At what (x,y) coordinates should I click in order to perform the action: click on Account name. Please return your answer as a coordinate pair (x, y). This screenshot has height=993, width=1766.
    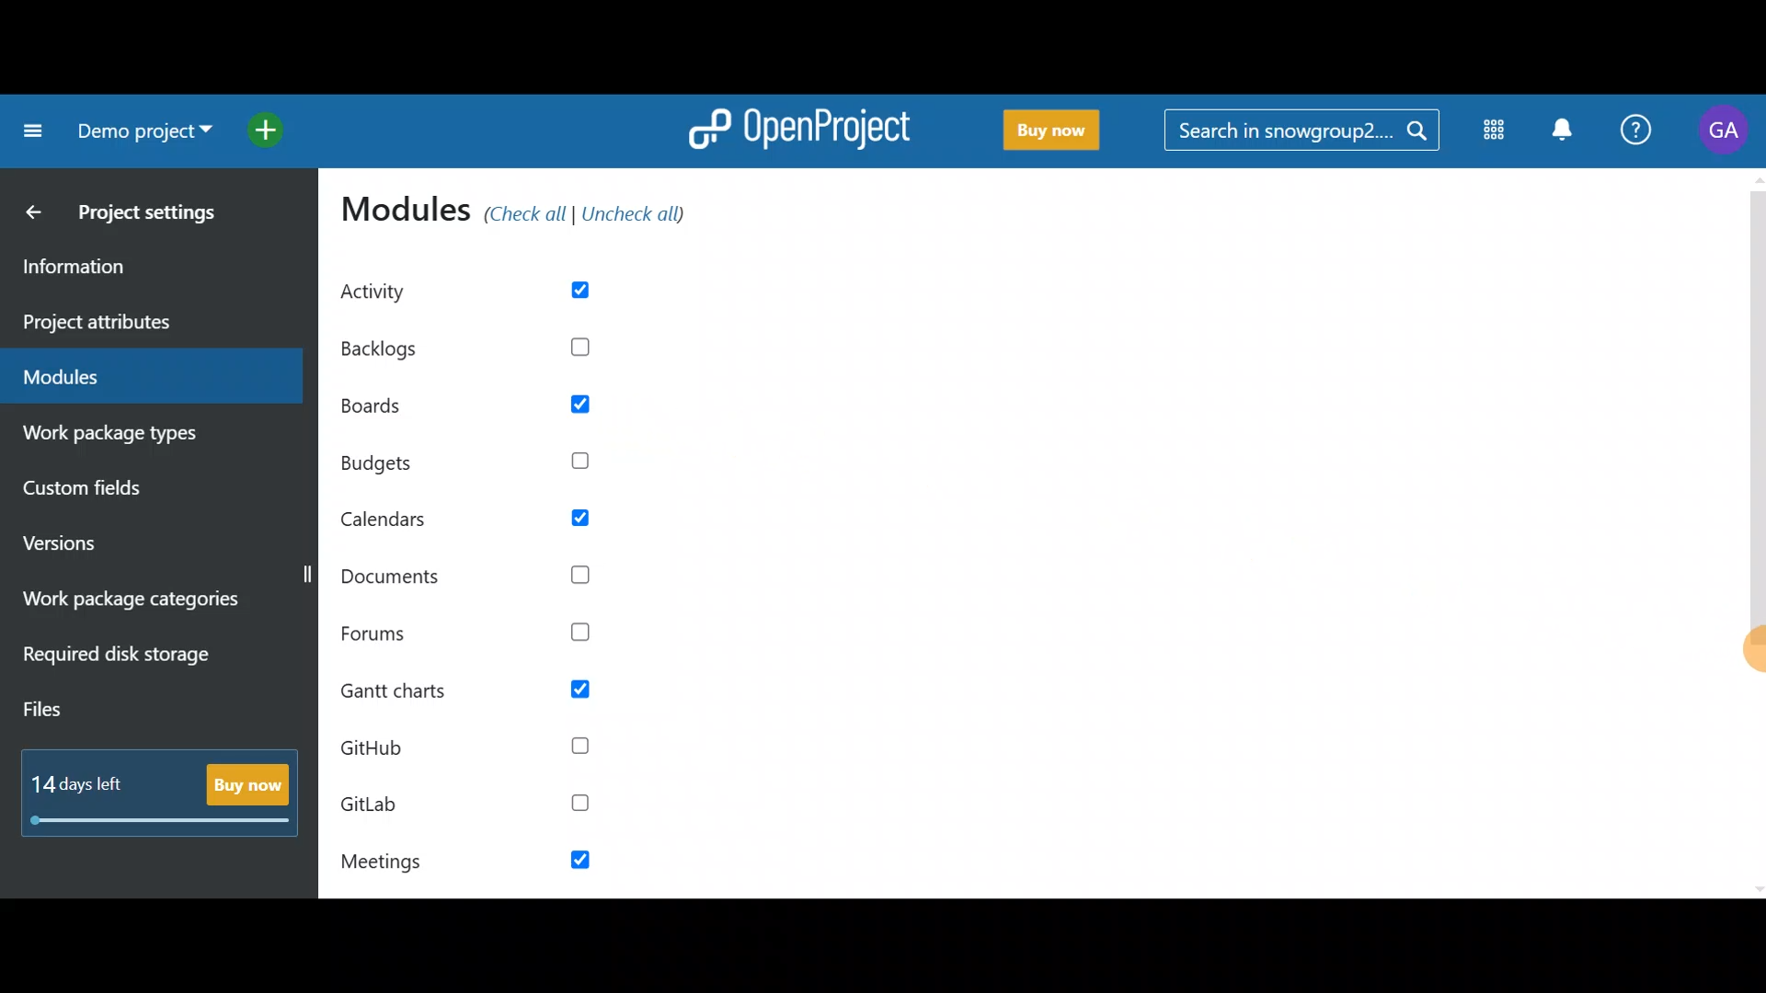
    Looking at the image, I should click on (1721, 134).